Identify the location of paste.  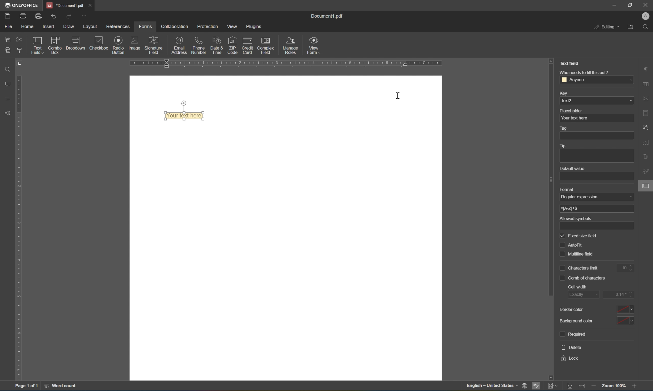
(9, 50).